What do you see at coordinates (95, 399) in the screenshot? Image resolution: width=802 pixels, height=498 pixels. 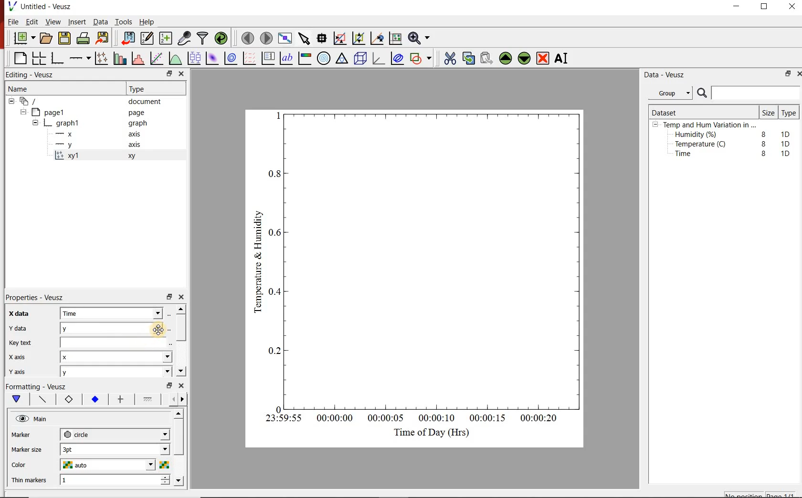 I see `marker fill` at bounding box center [95, 399].